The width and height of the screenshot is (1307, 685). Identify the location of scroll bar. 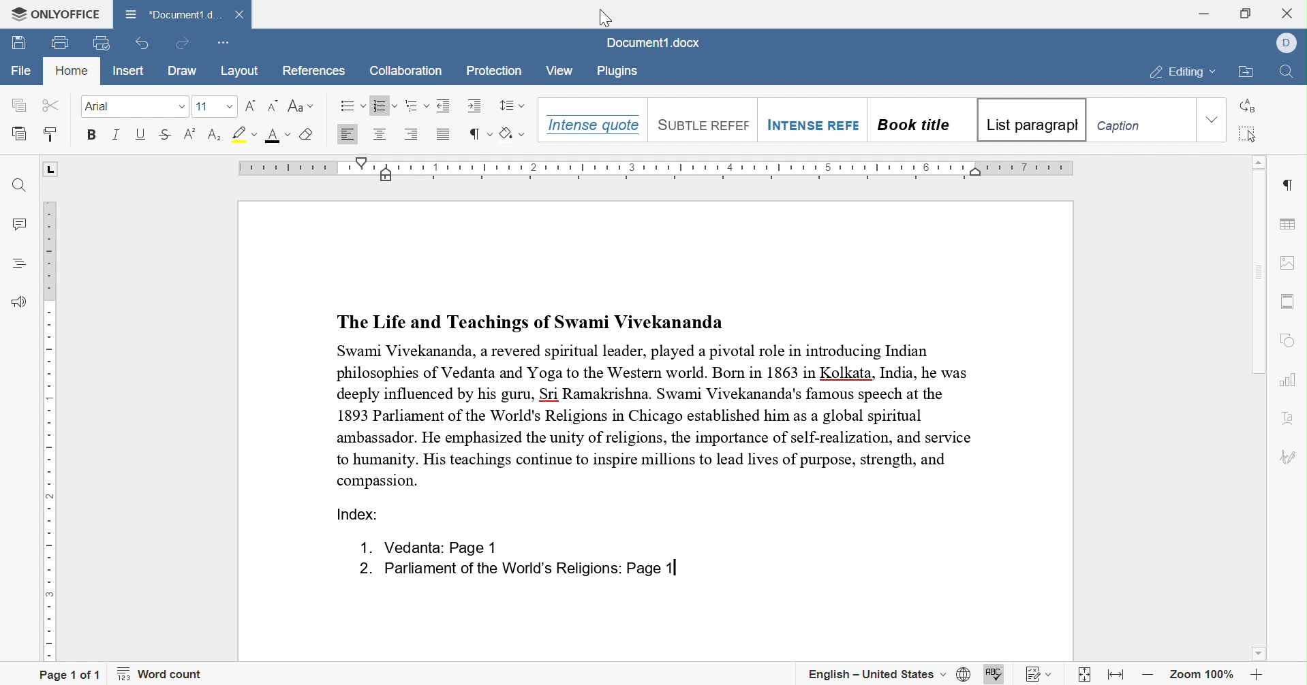
(1255, 272).